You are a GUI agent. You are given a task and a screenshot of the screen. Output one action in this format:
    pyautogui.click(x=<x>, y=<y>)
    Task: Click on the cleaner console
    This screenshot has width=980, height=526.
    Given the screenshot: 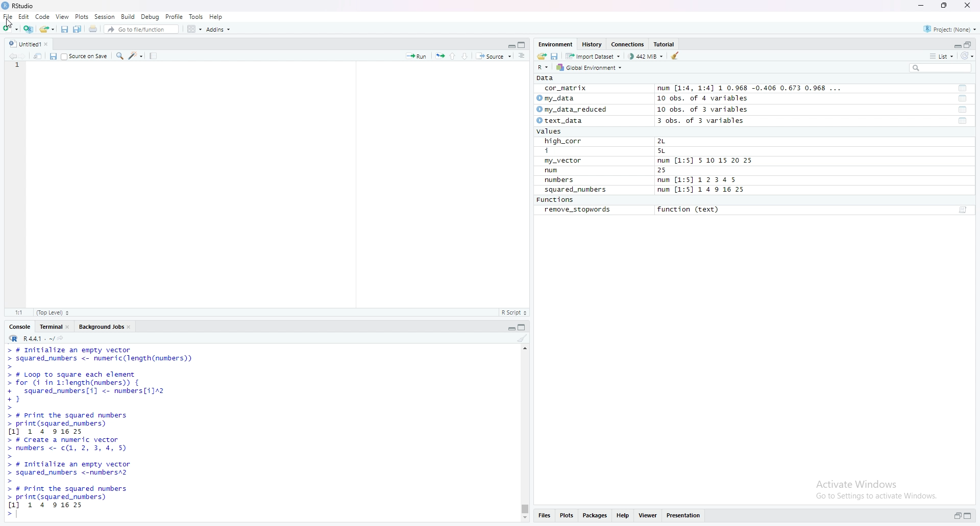 What is the action you would take?
    pyautogui.click(x=522, y=338)
    